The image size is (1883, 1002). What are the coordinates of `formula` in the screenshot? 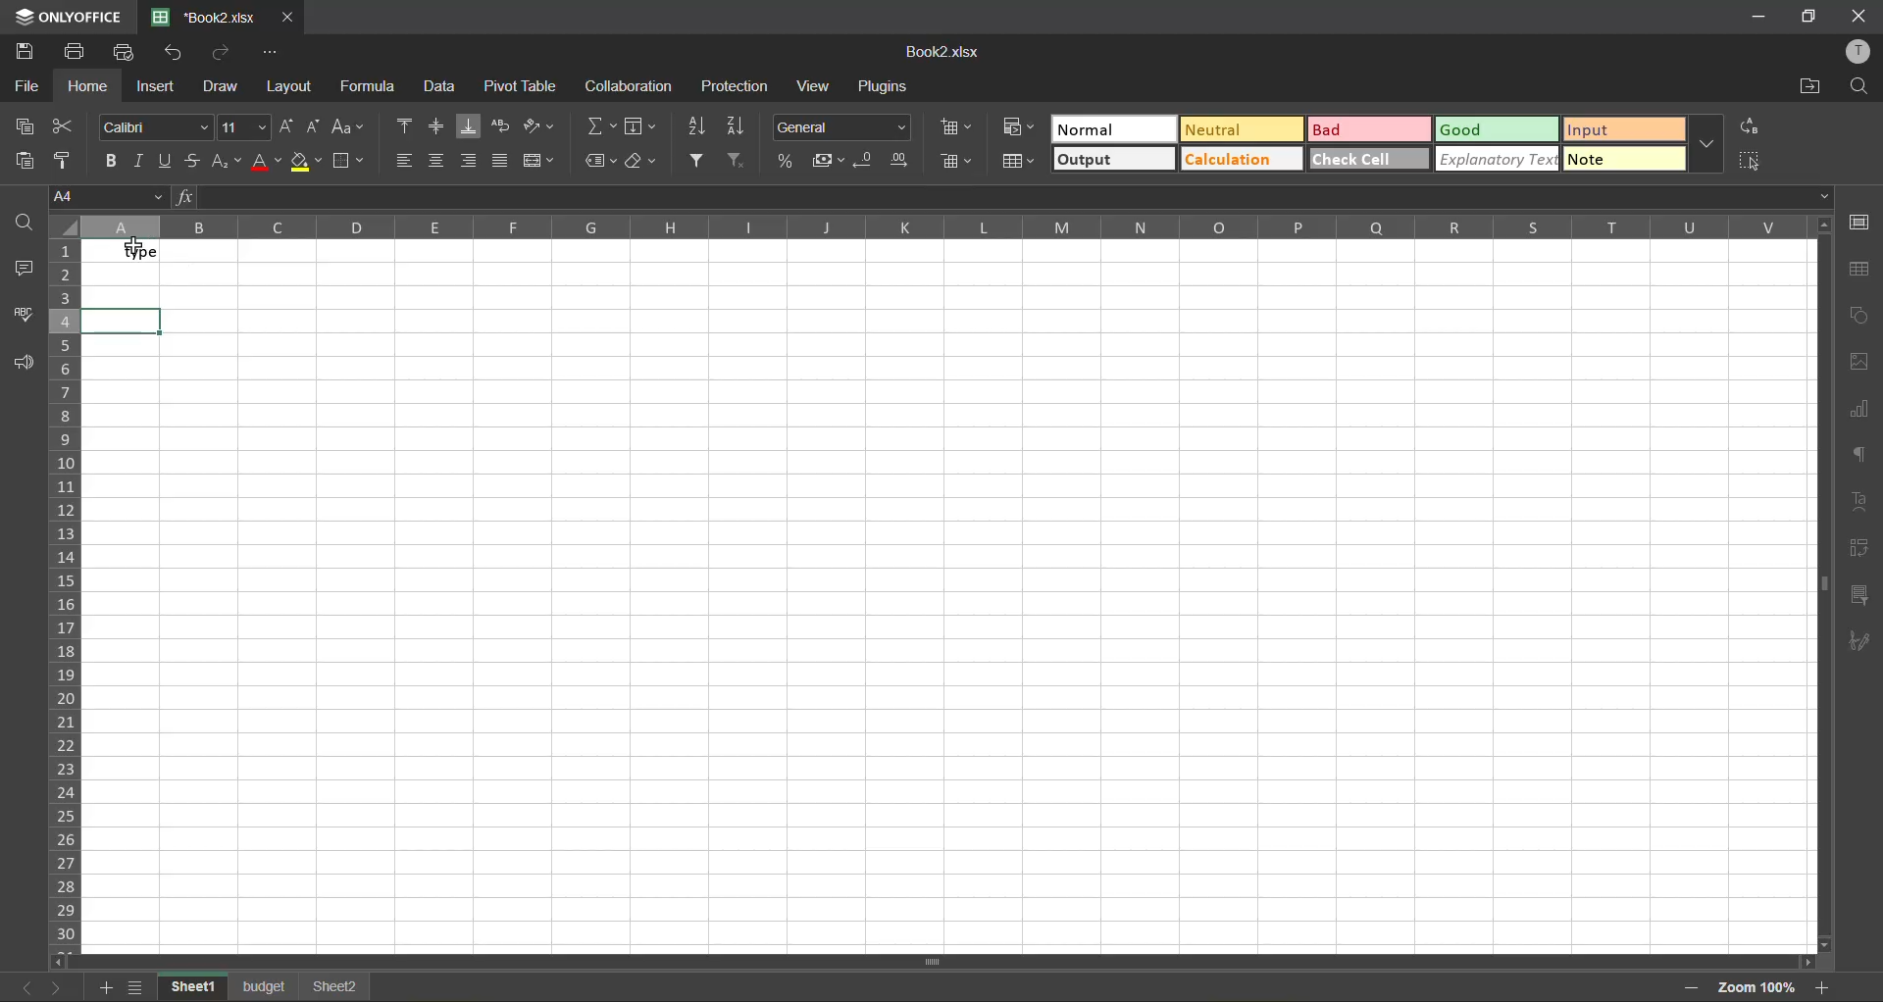 It's located at (372, 88).